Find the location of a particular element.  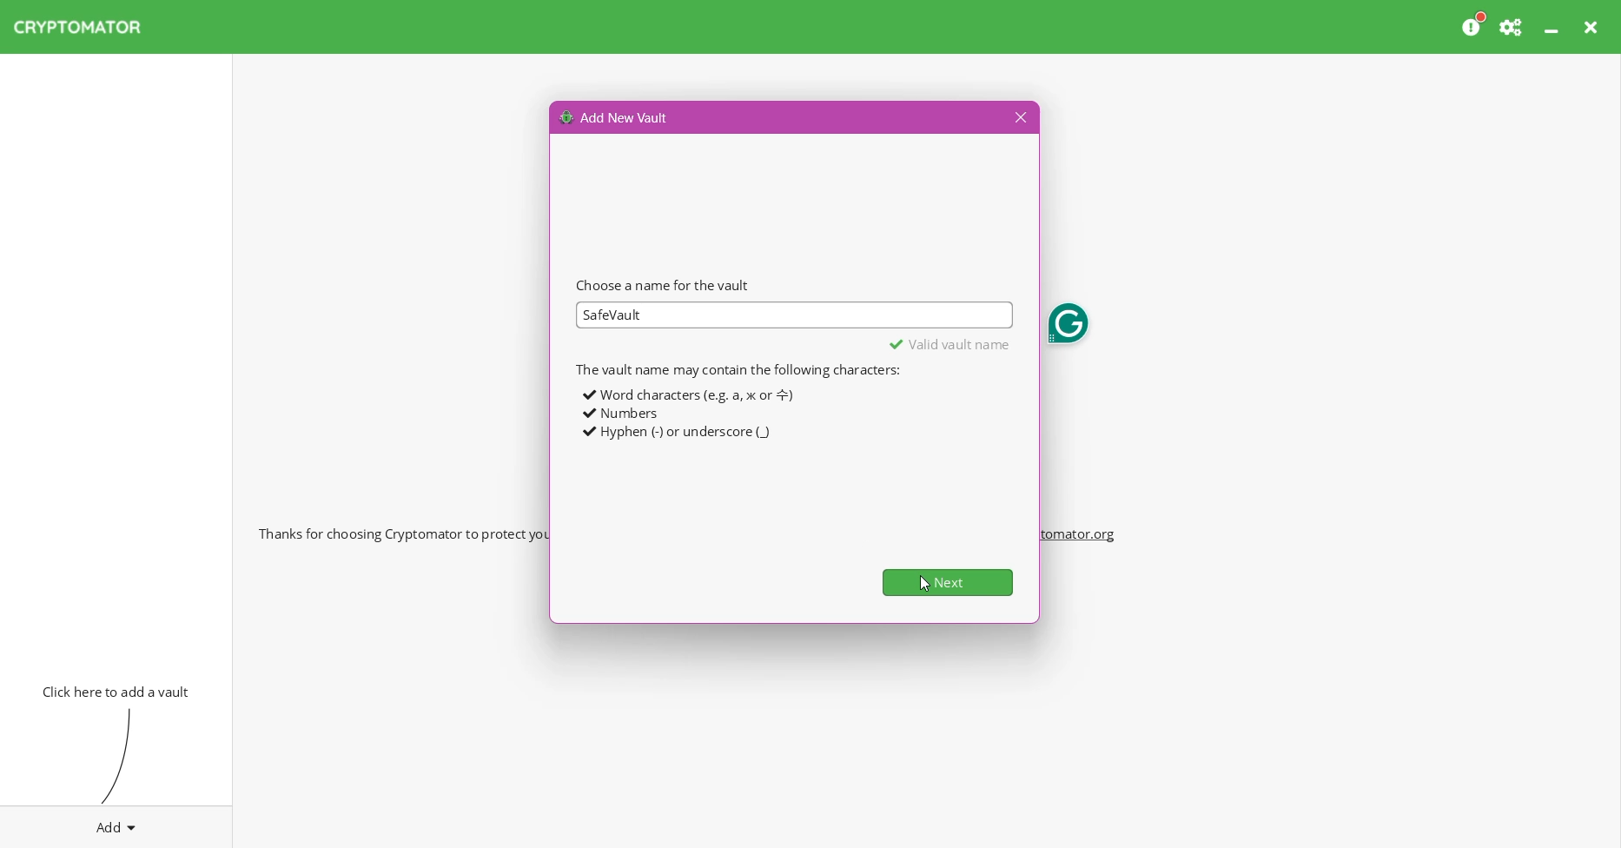

Valid vault name is located at coordinates (950, 343).